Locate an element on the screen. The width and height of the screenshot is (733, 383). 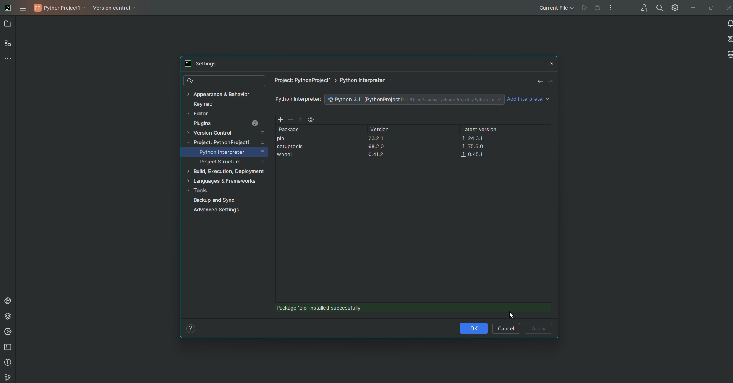
Project is located at coordinates (227, 142).